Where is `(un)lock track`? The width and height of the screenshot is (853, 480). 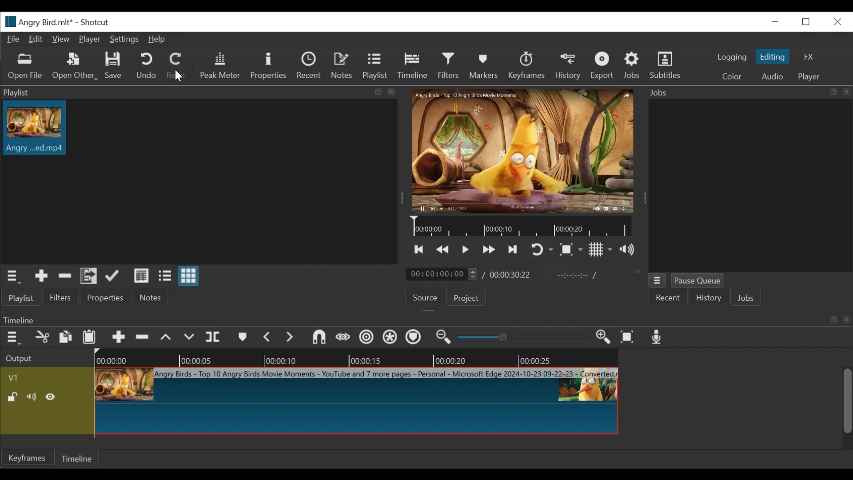
(un)lock track is located at coordinates (14, 397).